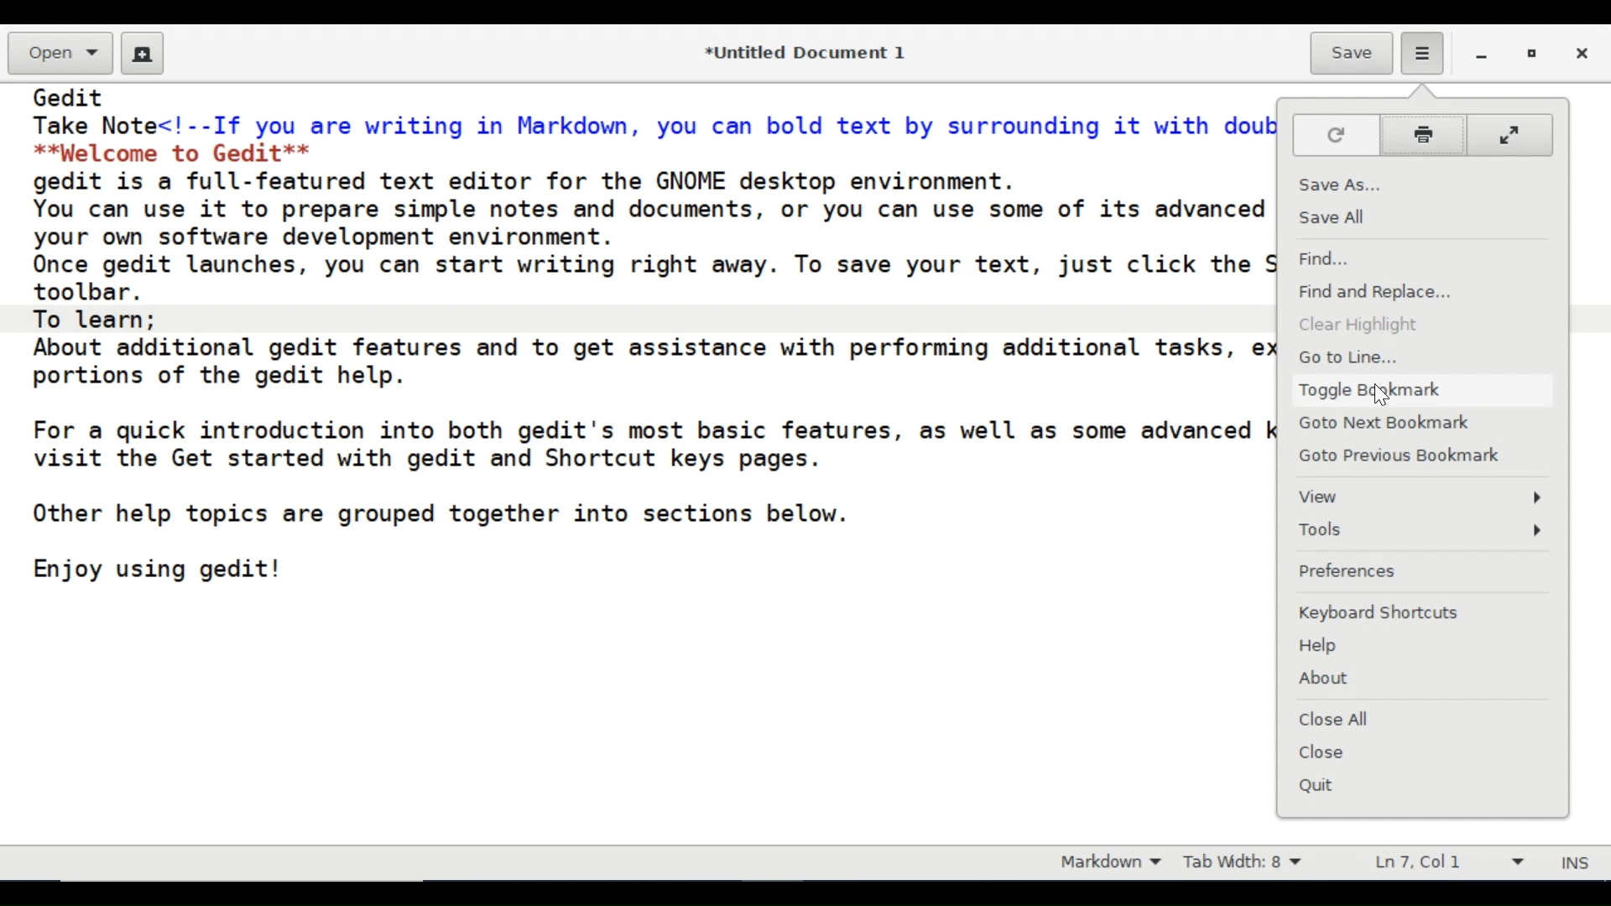 The image size is (1611, 906). Describe the element at coordinates (1426, 136) in the screenshot. I see `` at that location.